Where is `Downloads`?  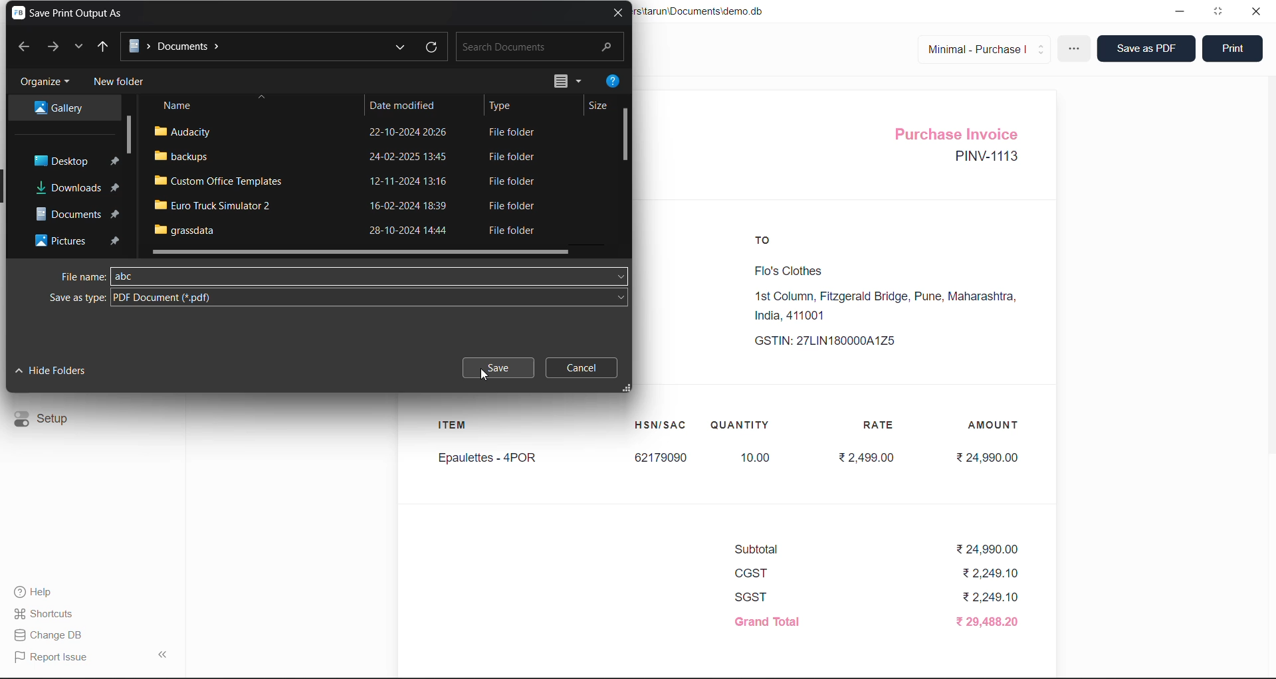 Downloads is located at coordinates (82, 186).